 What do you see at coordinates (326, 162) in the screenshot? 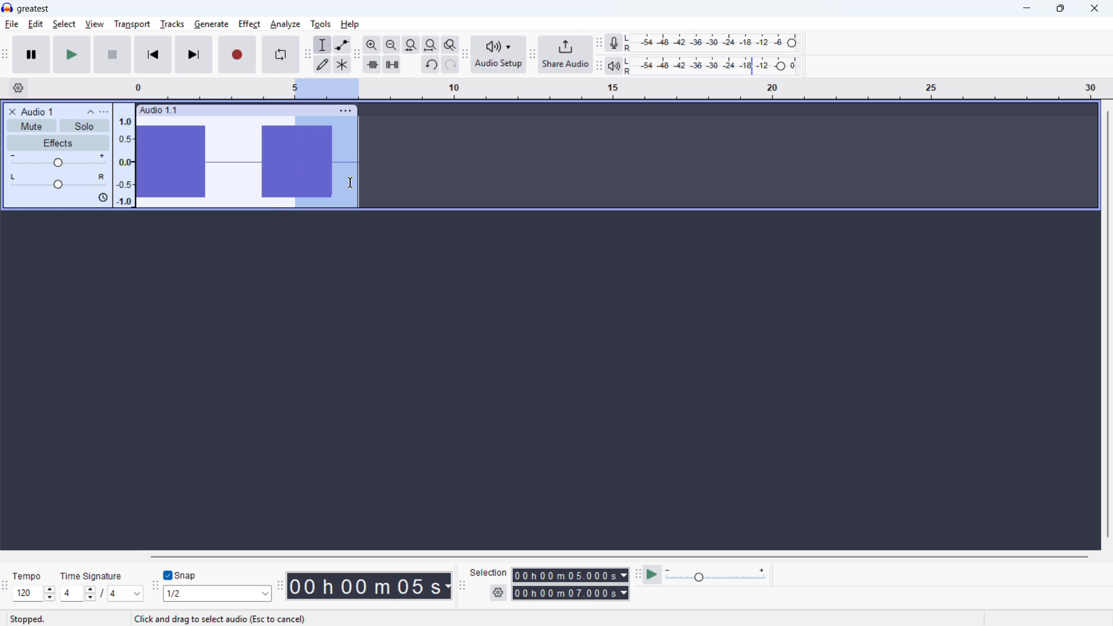
I see `Part of the audio being selected` at bounding box center [326, 162].